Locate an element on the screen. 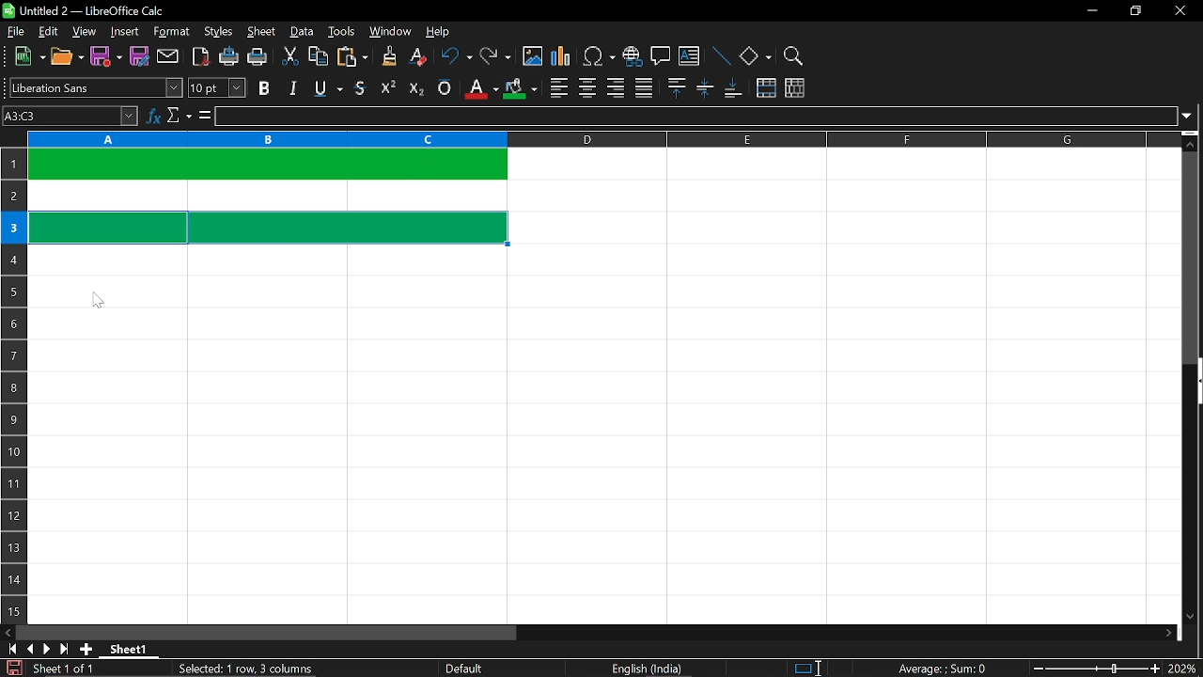 The image size is (1203, 677). current zoom is located at coordinates (1184, 669).